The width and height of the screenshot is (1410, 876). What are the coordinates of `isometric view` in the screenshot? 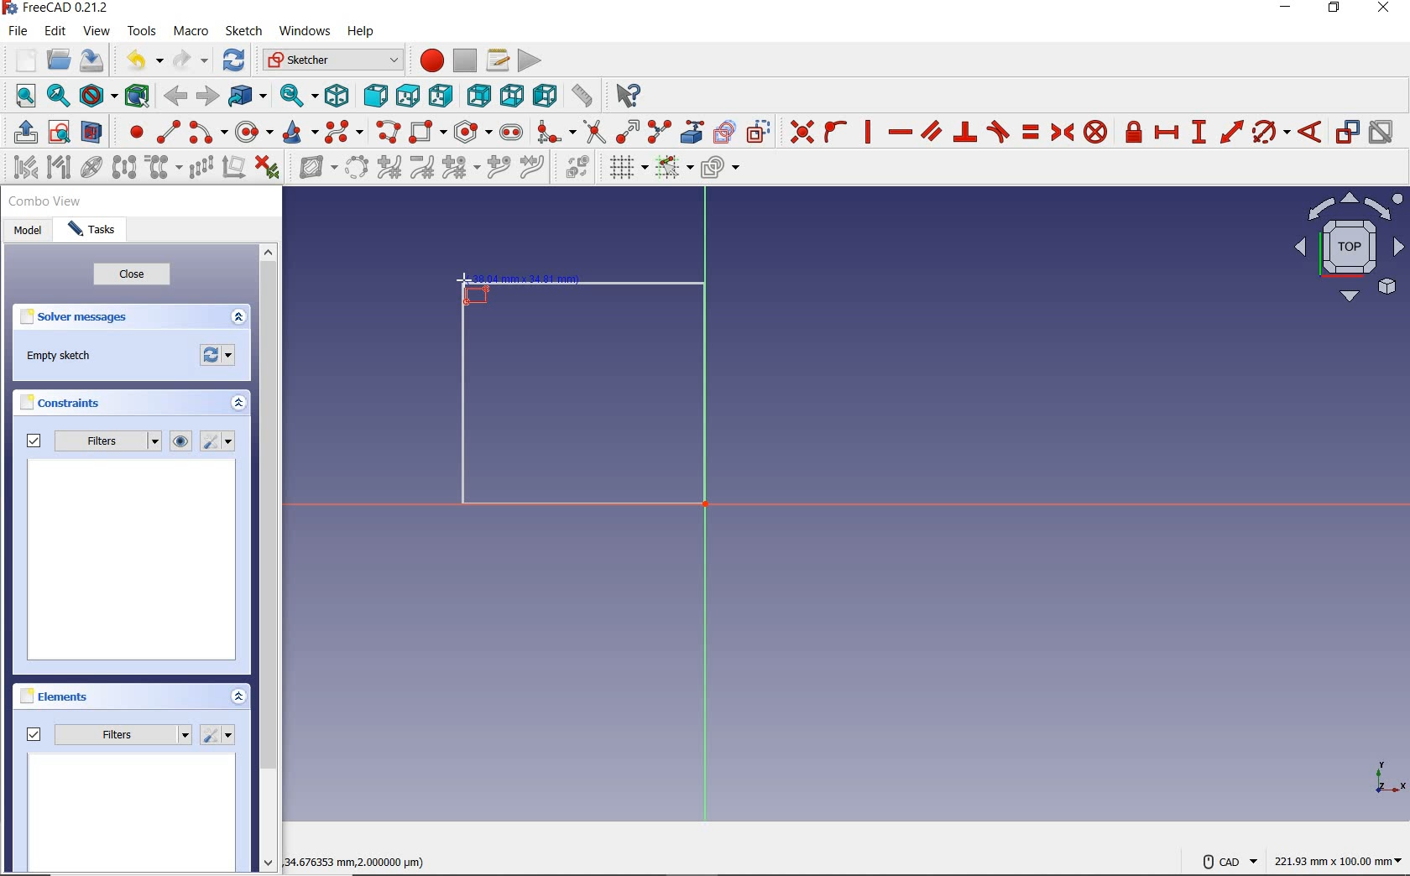 It's located at (1350, 250).